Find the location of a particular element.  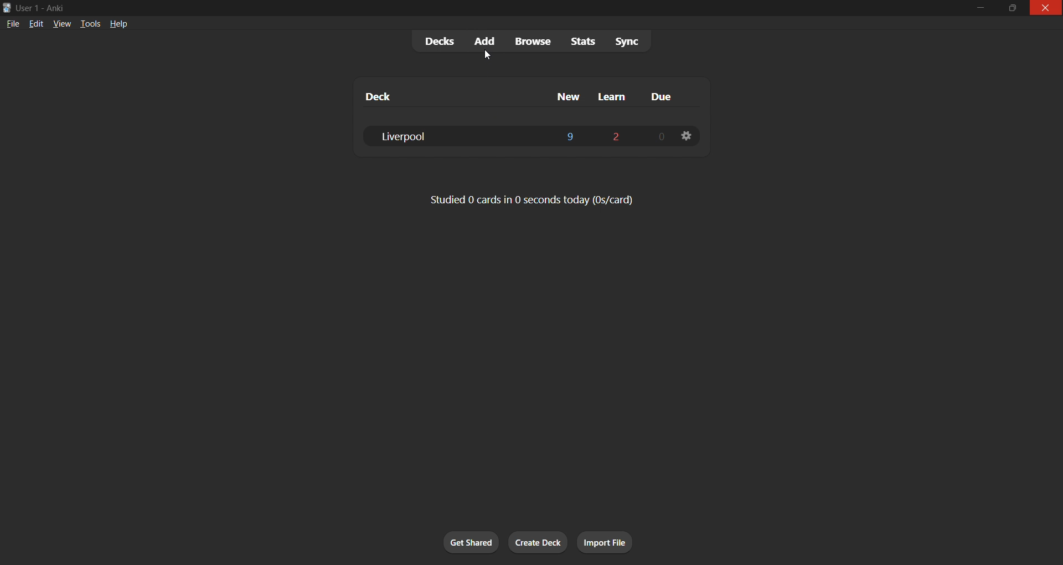

9 is located at coordinates (567, 137).